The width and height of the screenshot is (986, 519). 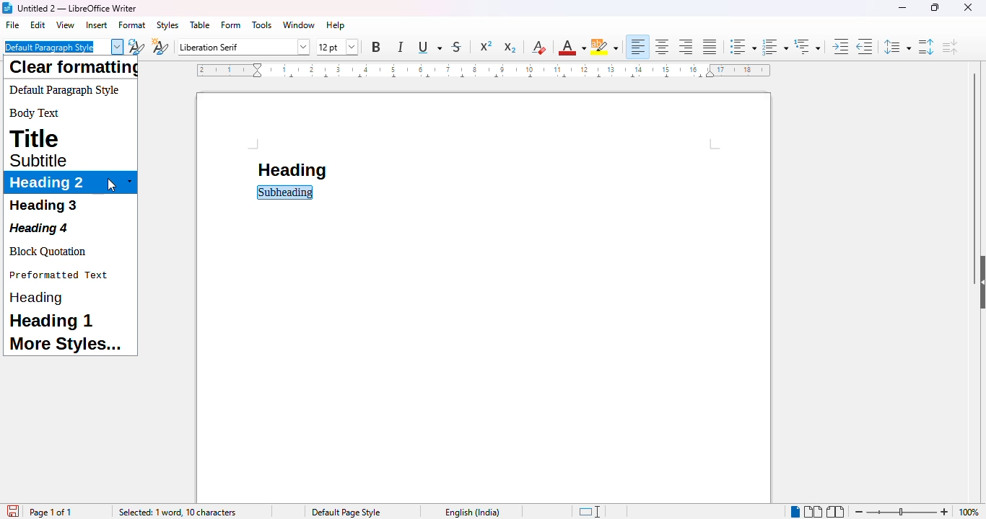 I want to click on preformatted text, so click(x=59, y=275).